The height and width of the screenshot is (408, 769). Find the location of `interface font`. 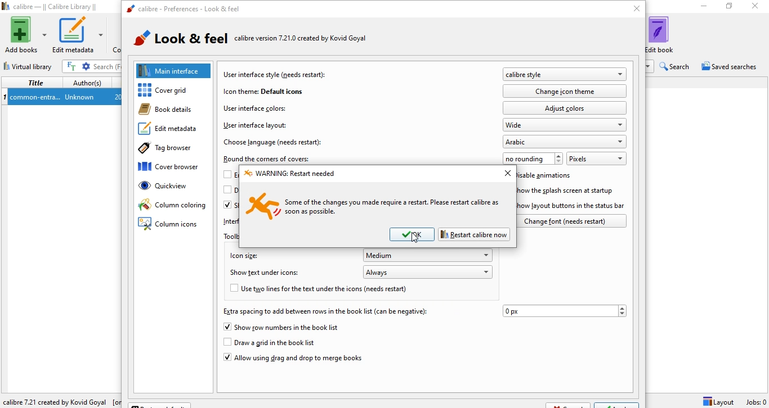

interface font is located at coordinates (229, 221).